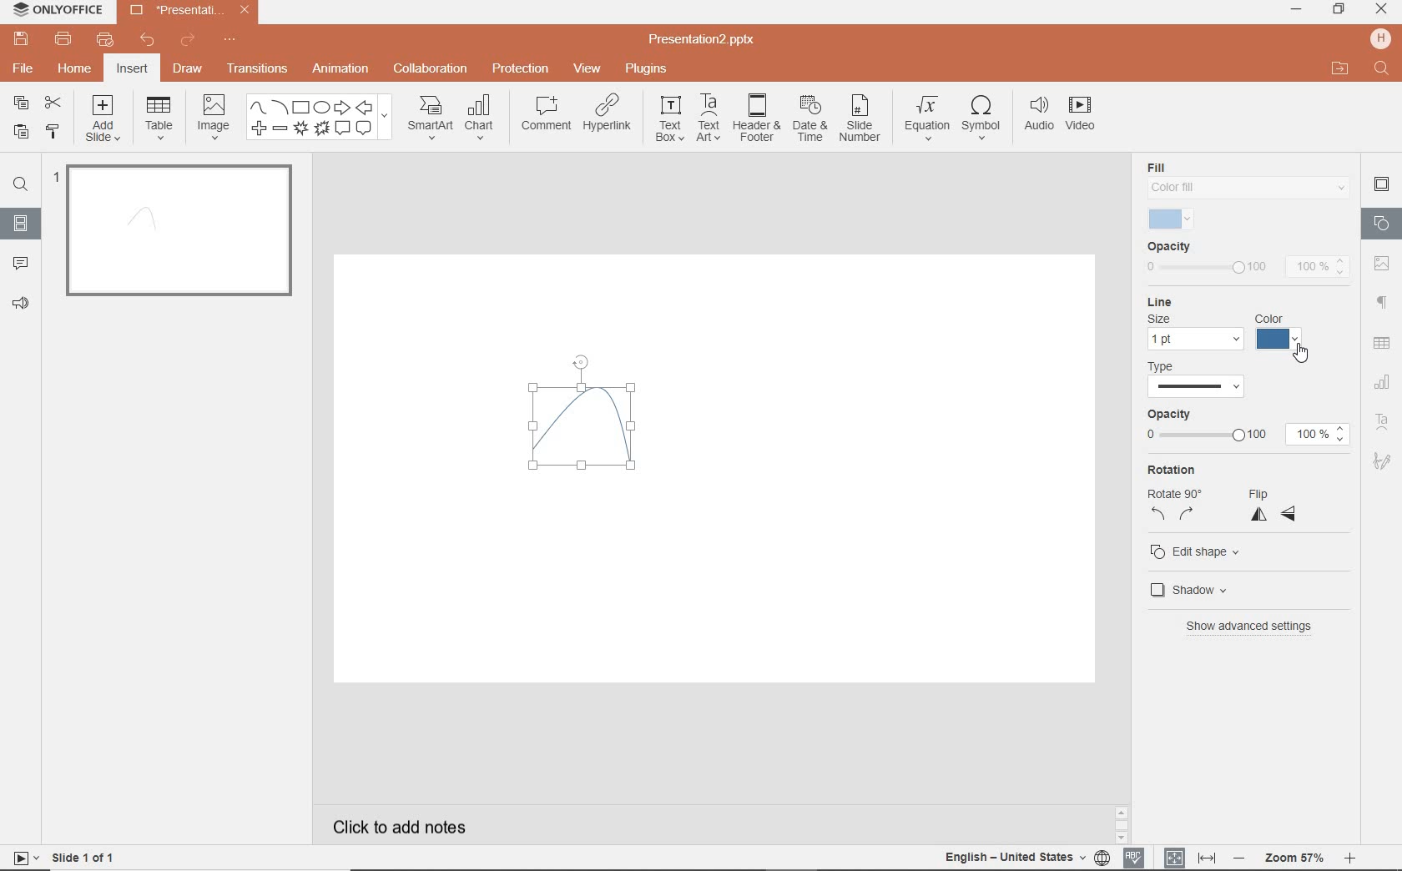 The image size is (1402, 871). Describe the element at coordinates (589, 412) in the screenshot. I see `curve drawn` at that location.